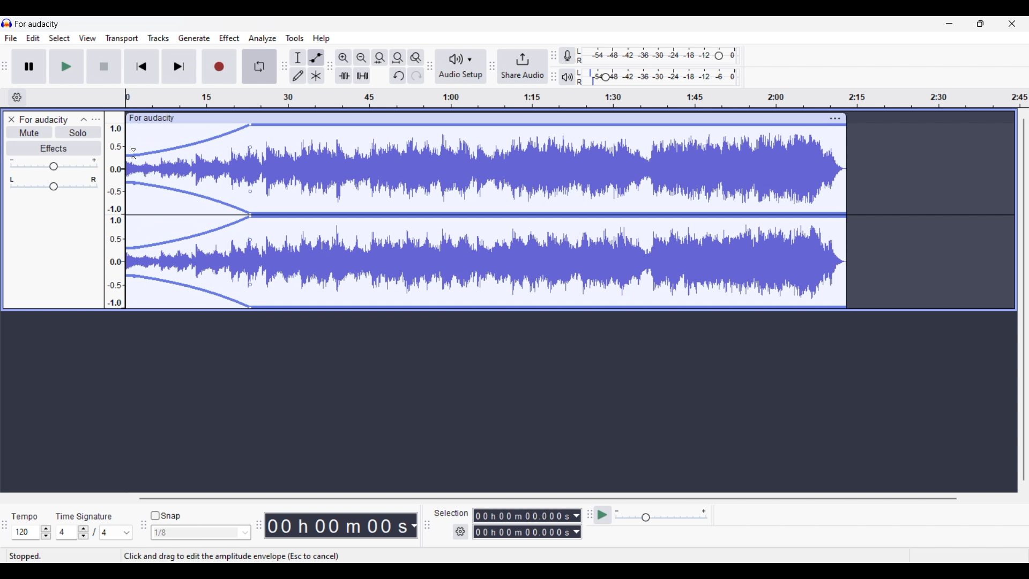  Describe the element at coordinates (232, 556) in the screenshot. I see `Click and drag to edit the amplitude envelope (Esc to cancel)` at that location.